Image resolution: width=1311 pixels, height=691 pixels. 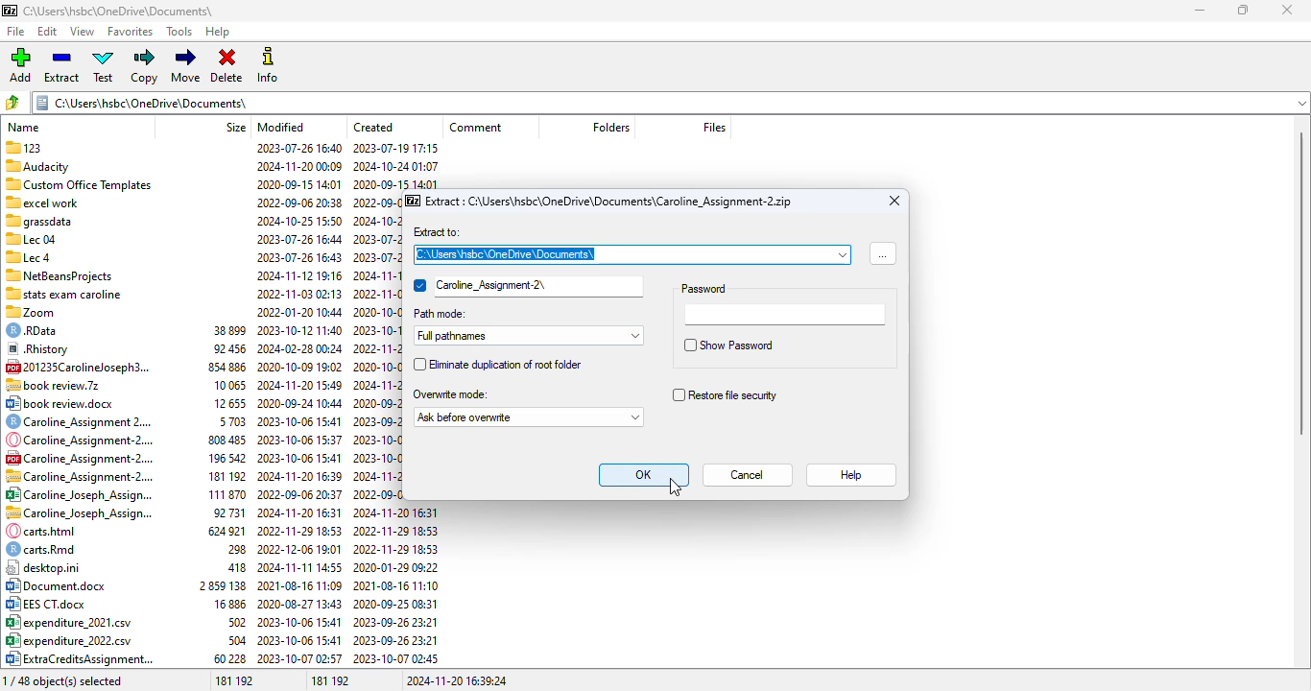 I want to click on OK, so click(x=643, y=474).